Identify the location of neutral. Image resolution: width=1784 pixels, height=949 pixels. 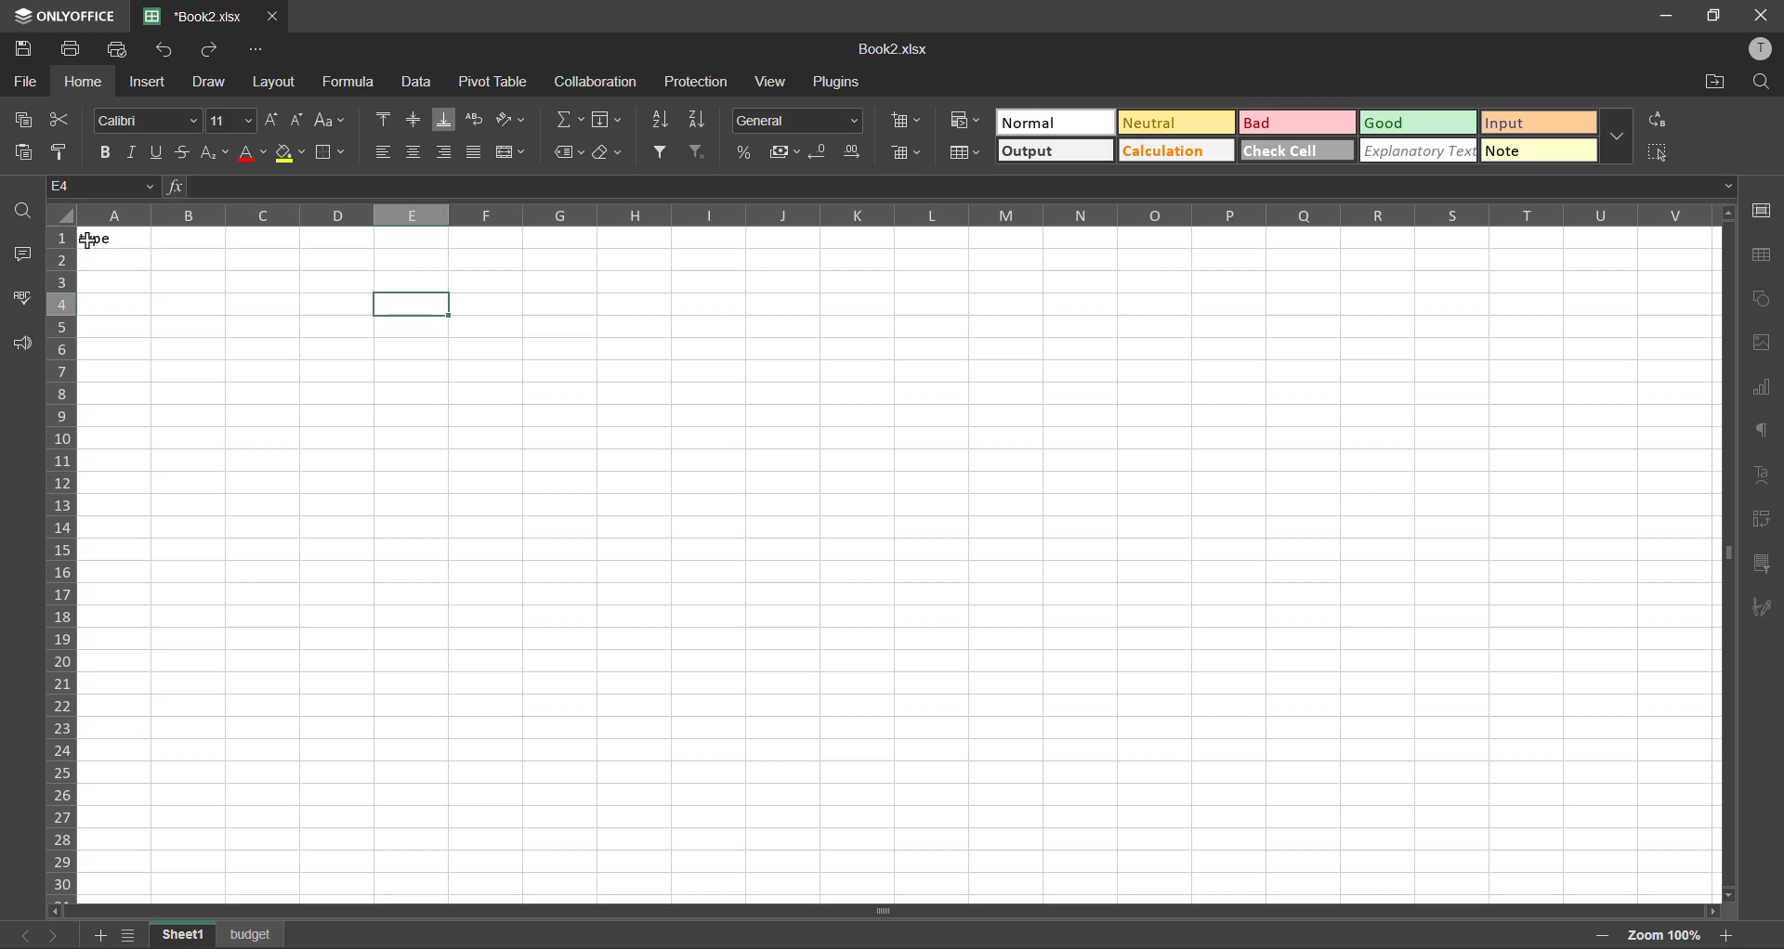
(1175, 123).